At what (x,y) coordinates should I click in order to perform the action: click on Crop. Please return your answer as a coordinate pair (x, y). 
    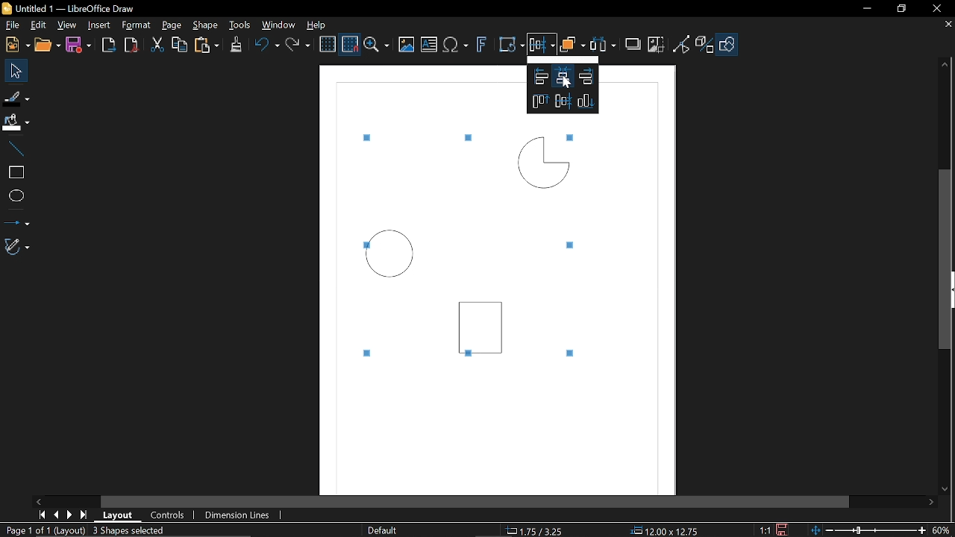
    Looking at the image, I should click on (656, 43).